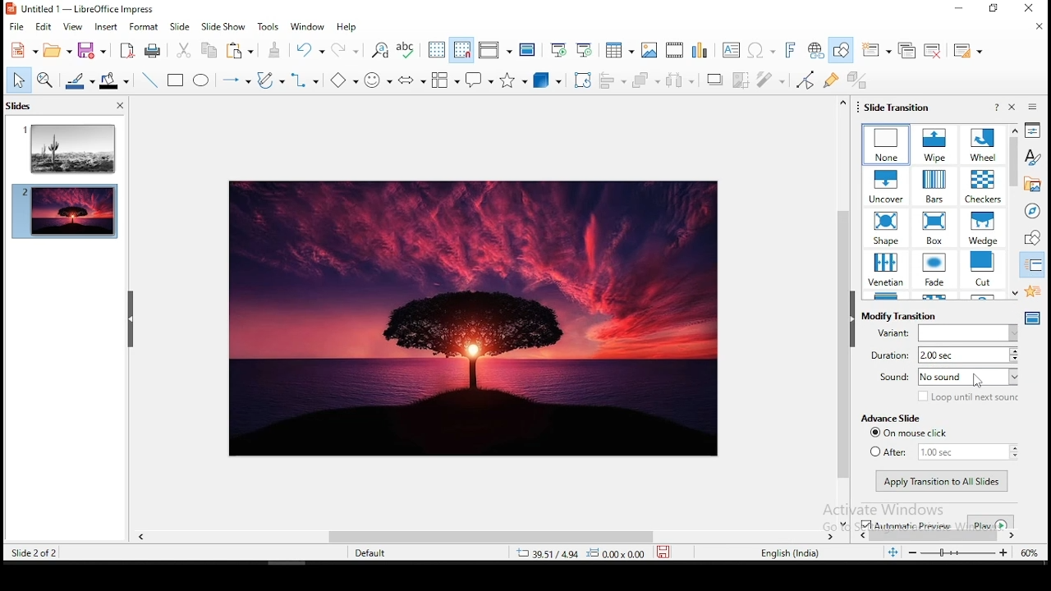  Describe the element at coordinates (887, 227) in the screenshot. I see `transition effects` at that location.